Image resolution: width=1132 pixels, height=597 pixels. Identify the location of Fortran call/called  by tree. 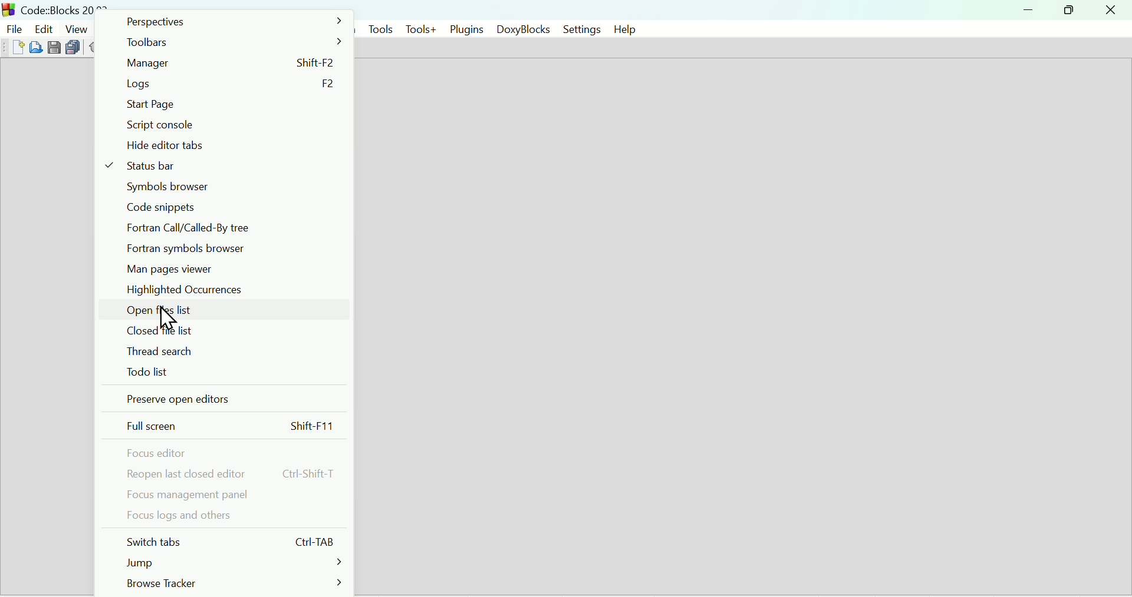
(229, 228).